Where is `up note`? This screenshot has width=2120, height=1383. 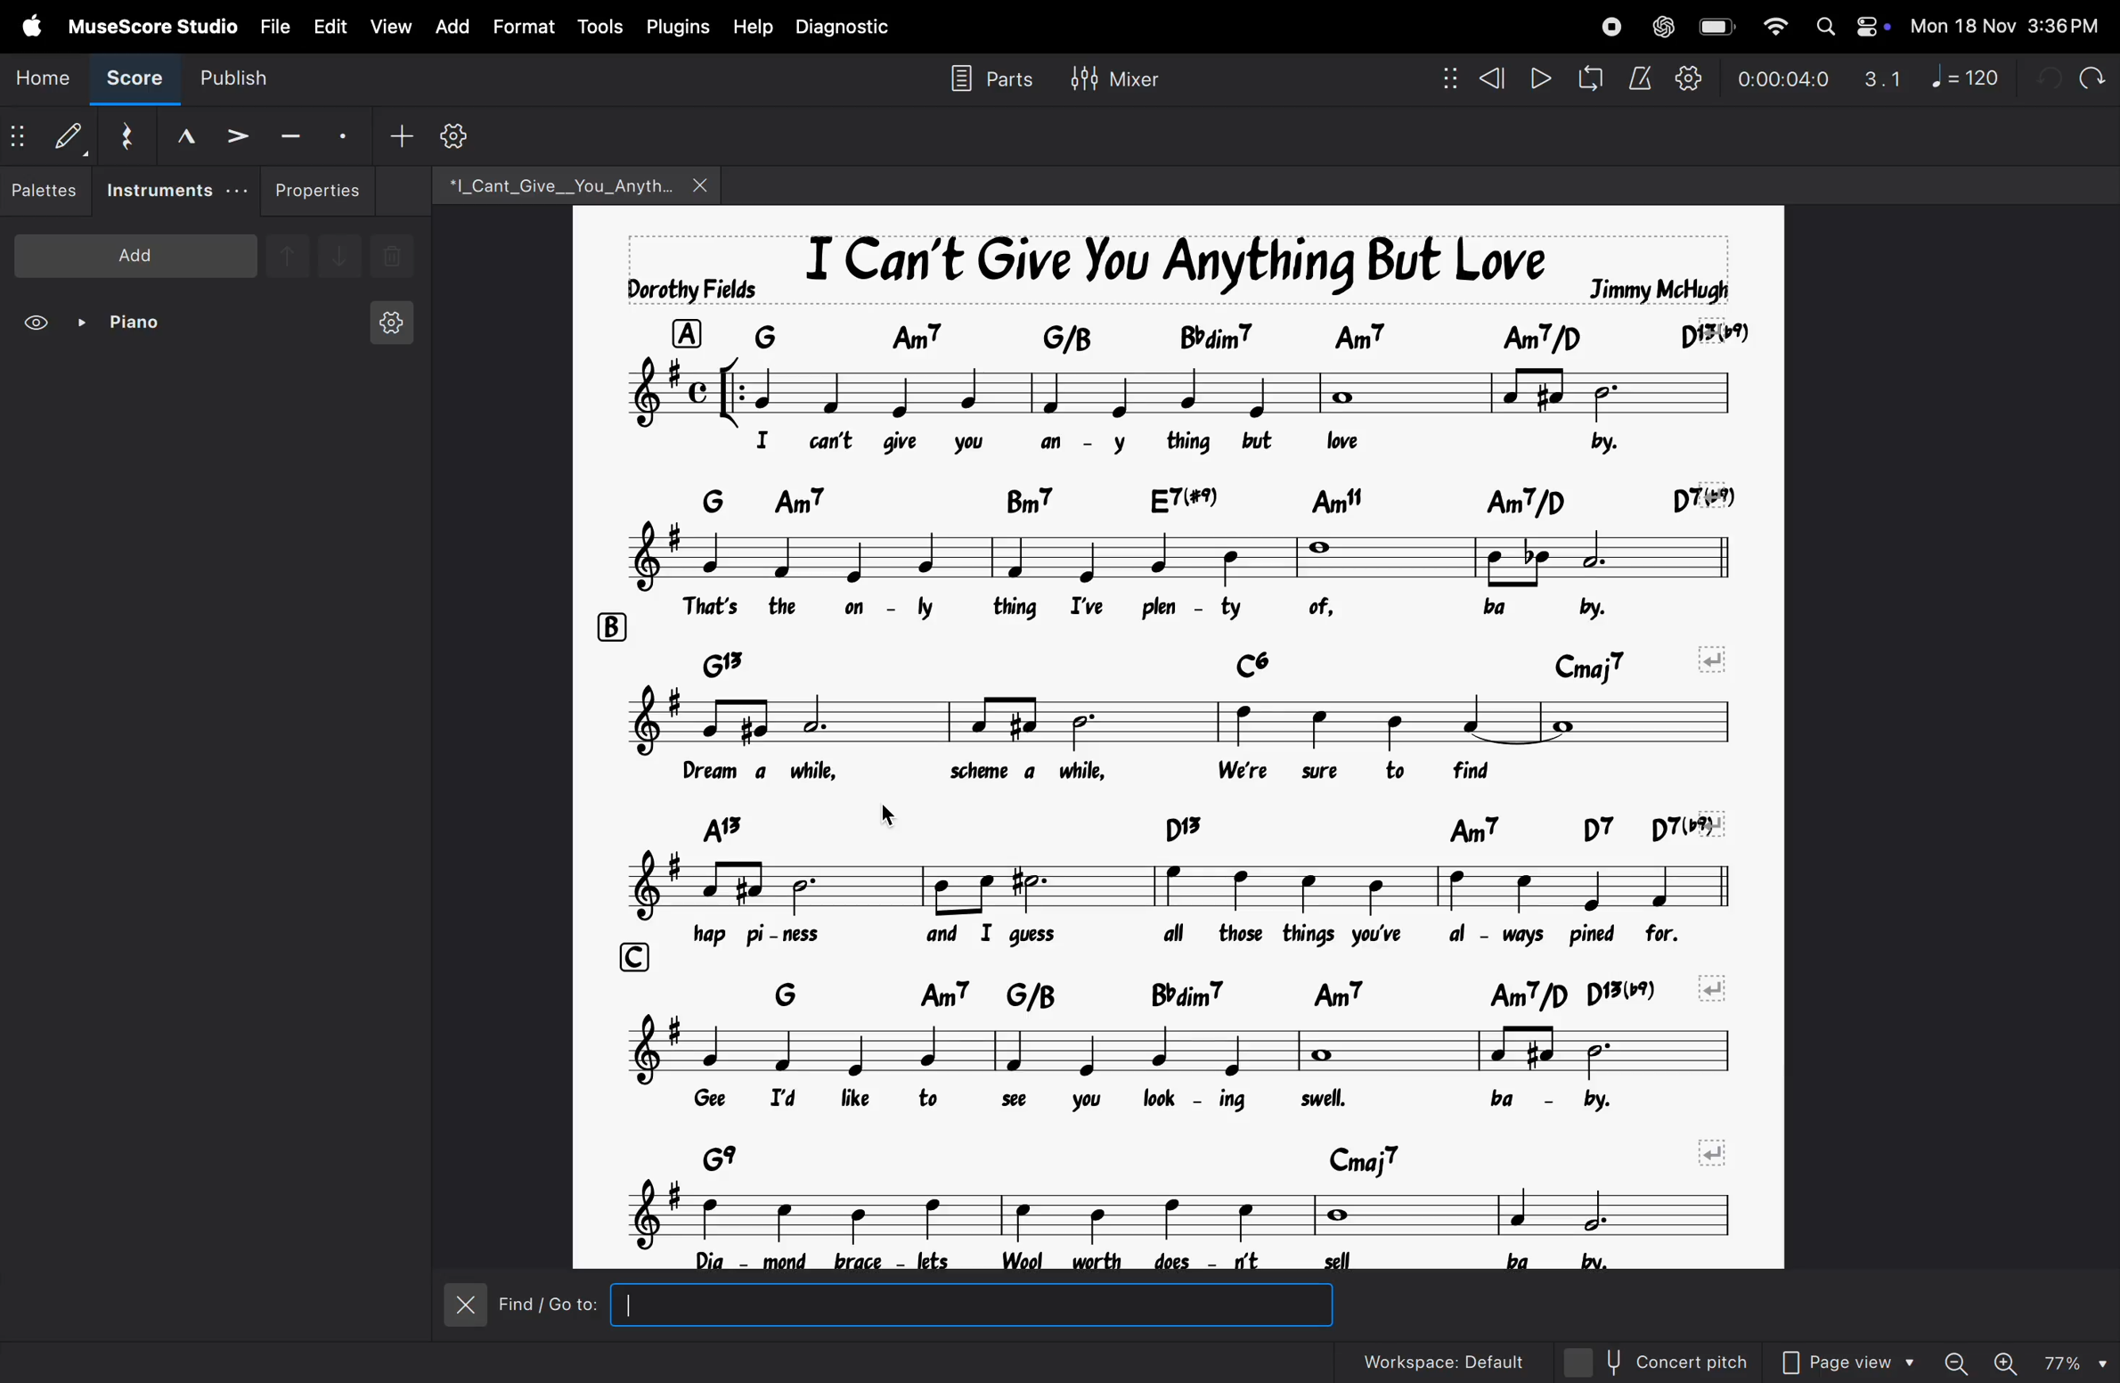
up note is located at coordinates (288, 257).